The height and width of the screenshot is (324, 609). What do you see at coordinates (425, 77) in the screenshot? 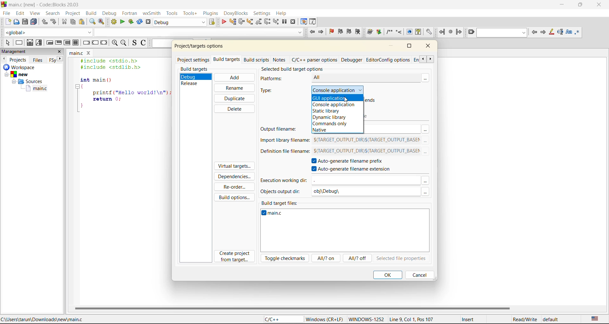
I see `more` at bounding box center [425, 77].